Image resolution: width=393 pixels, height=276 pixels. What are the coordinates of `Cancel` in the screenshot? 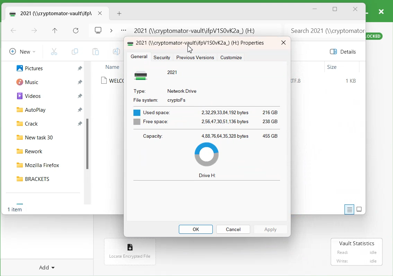 It's located at (233, 229).